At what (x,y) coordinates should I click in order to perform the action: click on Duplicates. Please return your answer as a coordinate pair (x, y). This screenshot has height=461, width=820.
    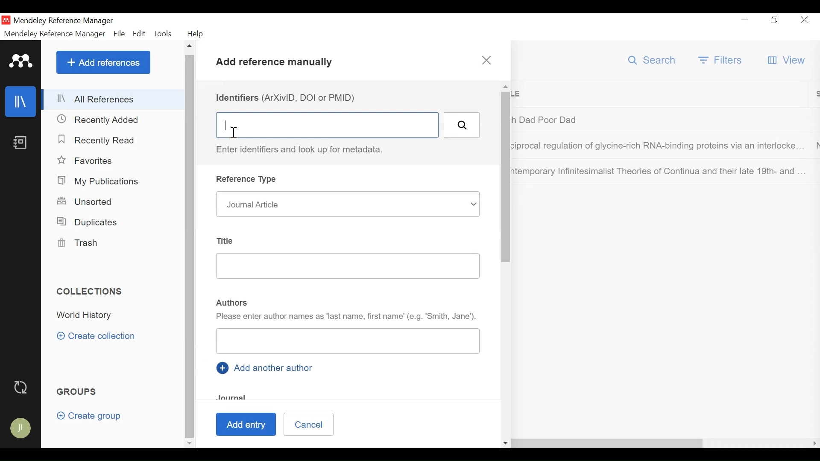
    Looking at the image, I should click on (89, 222).